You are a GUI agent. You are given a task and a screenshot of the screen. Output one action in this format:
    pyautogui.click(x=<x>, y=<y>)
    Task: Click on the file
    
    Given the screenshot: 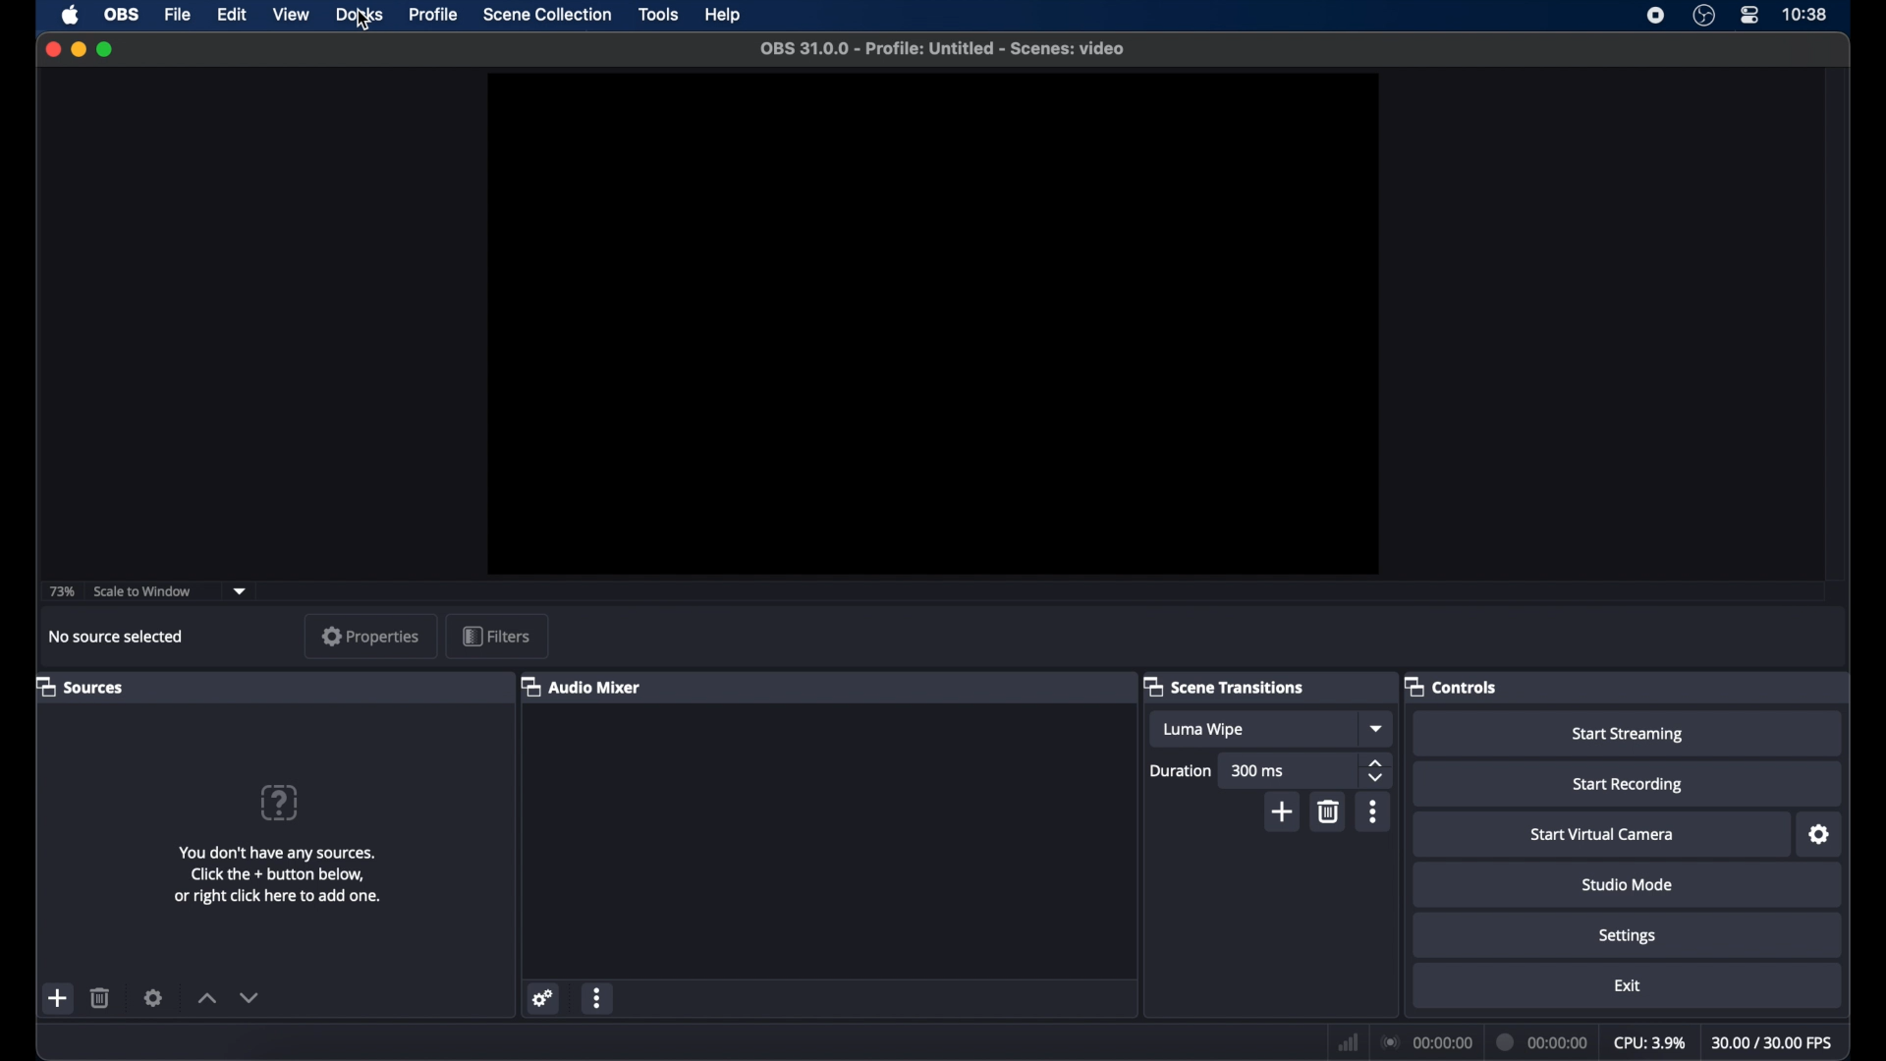 What is the action you would take?
    pyautogui.click(x=178, y=15)
    